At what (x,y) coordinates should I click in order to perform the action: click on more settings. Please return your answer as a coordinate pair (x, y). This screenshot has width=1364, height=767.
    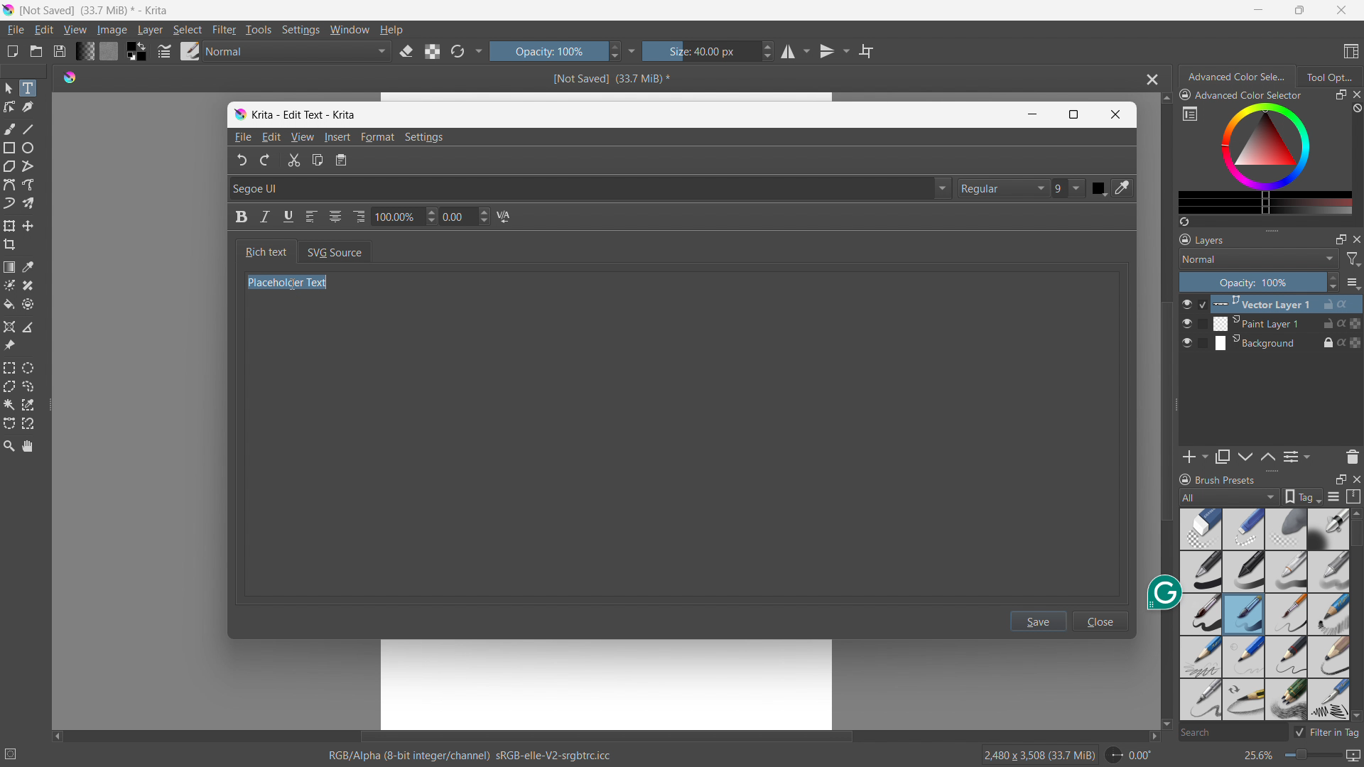
    Looking at the image, I should click on (1190, 113).